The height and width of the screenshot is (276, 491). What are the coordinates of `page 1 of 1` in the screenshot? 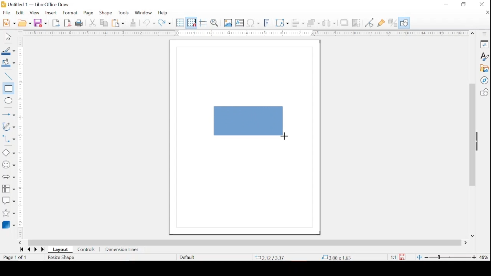 It's located at (15, 257).